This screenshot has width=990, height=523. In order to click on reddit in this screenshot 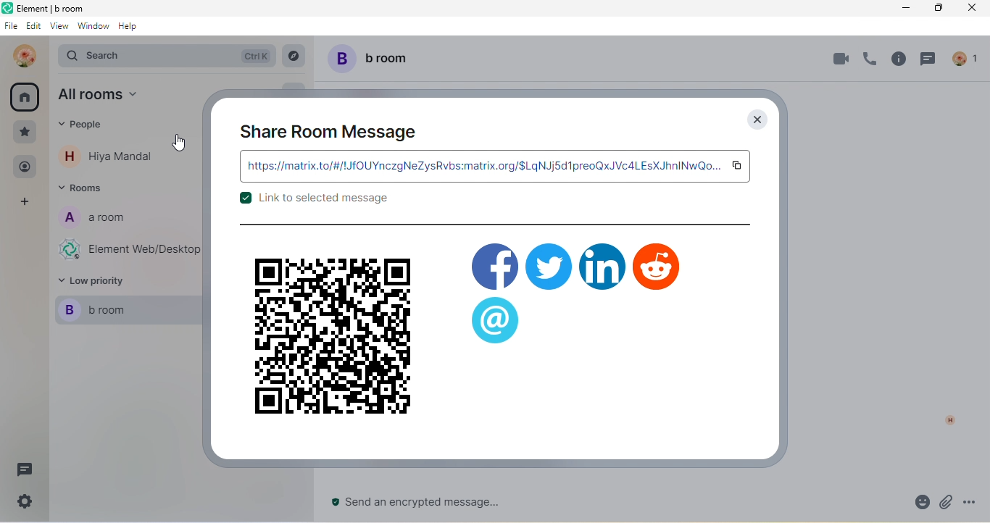, I will do `click(657, 266)`.